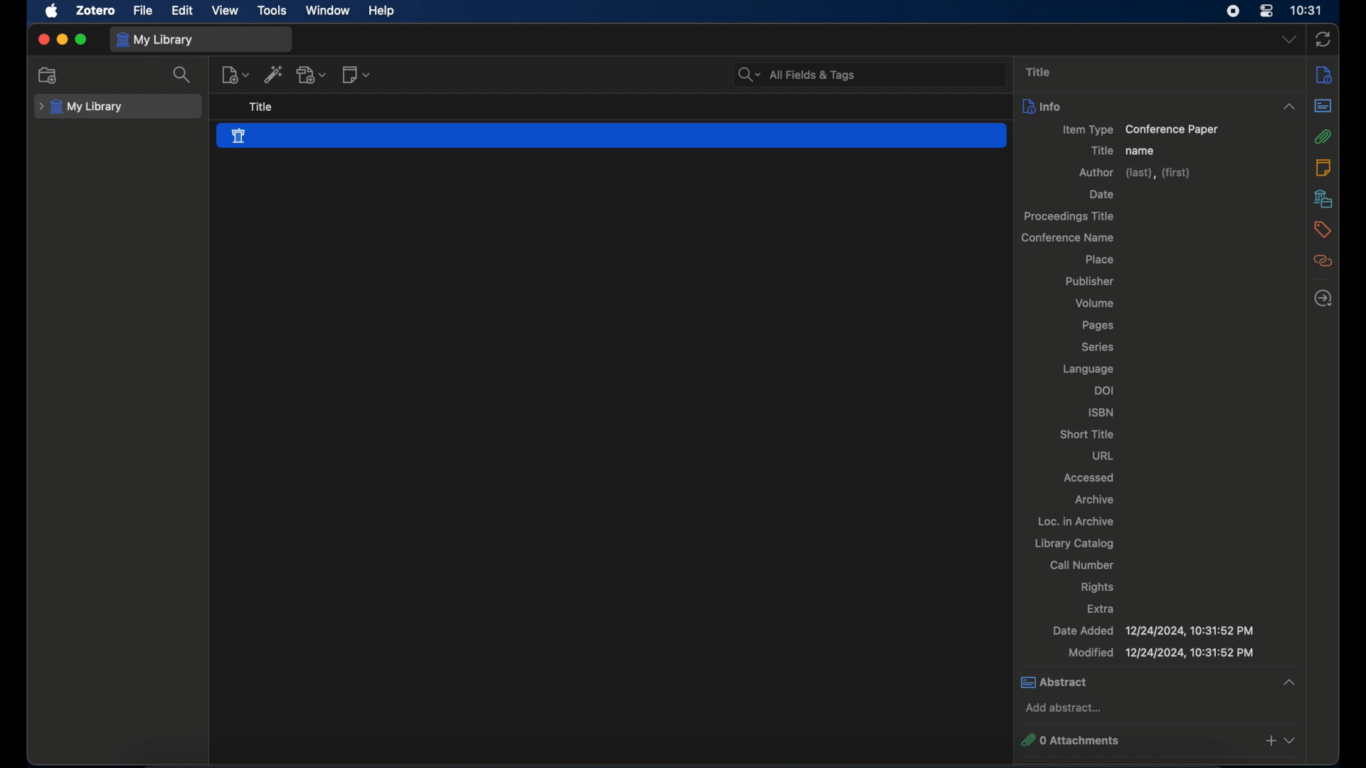 The image size is (1366, 768). Describe the element at coordinates (226, 10) in the screenshot. I see `view` at that location.